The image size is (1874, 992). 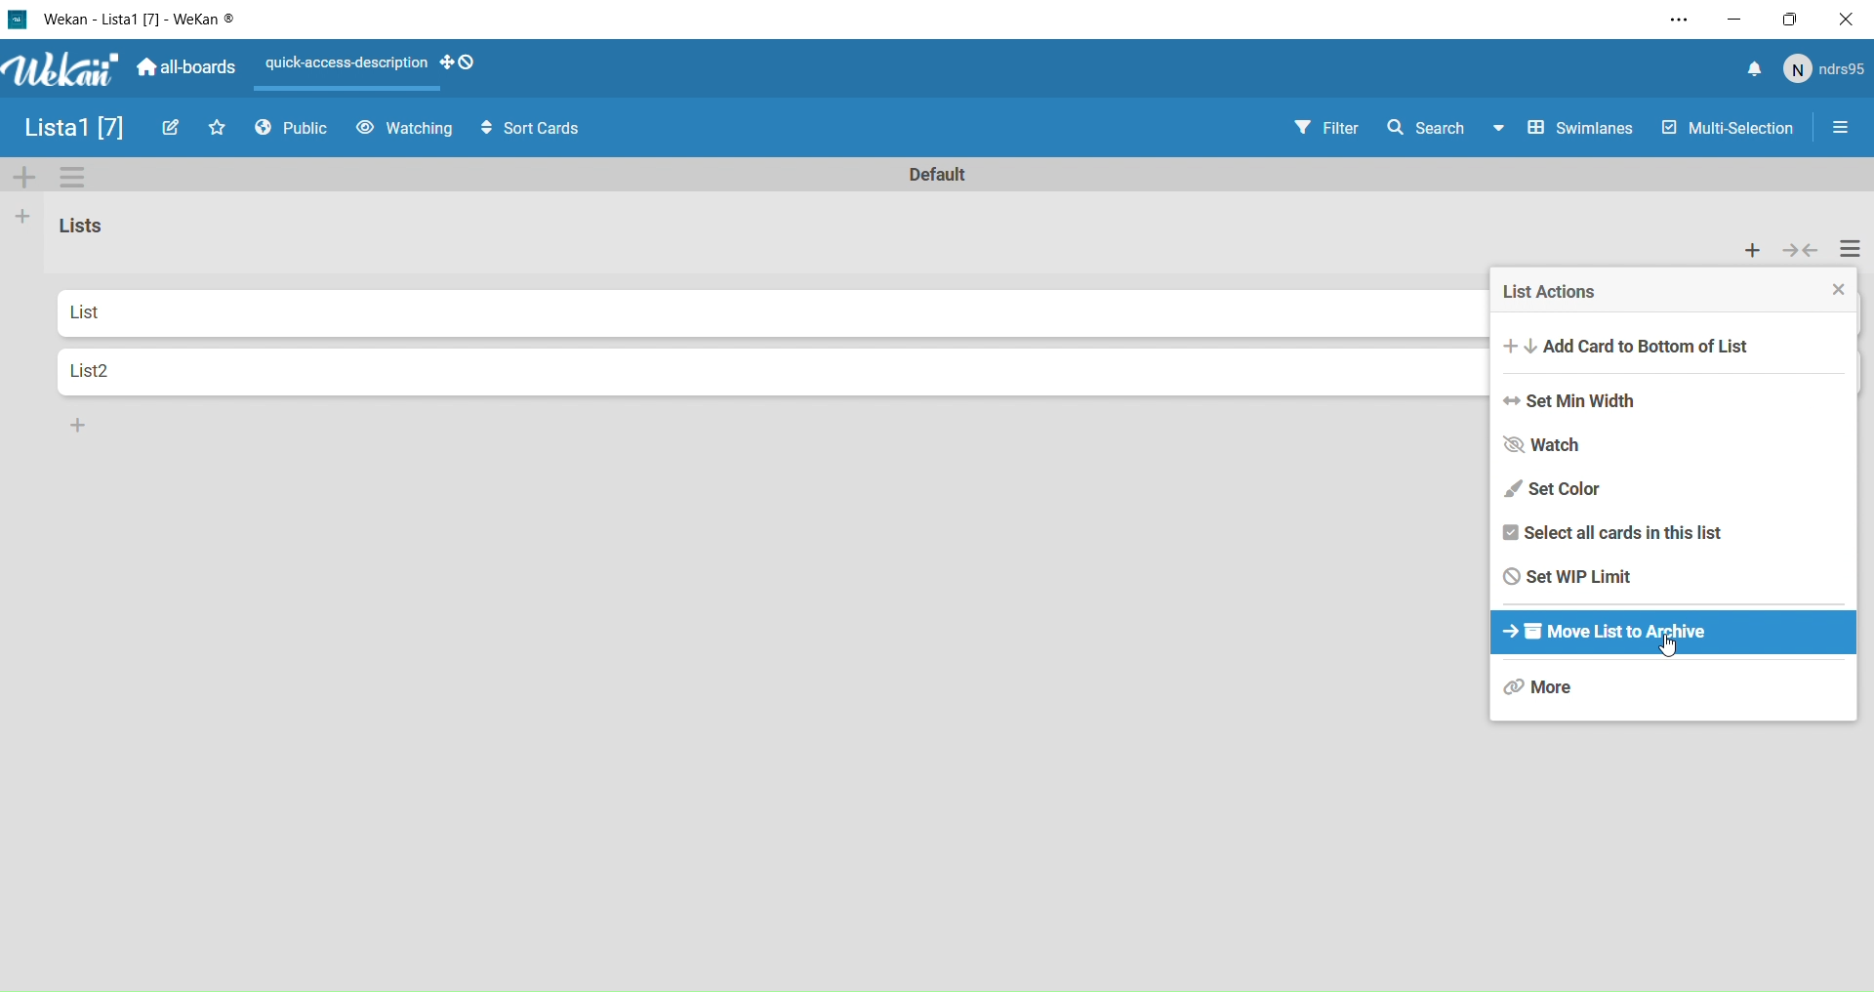 What do you see at coordinates (217, 132) in the screenshot?
I see `Favourites` at bounding box center [217, 132].